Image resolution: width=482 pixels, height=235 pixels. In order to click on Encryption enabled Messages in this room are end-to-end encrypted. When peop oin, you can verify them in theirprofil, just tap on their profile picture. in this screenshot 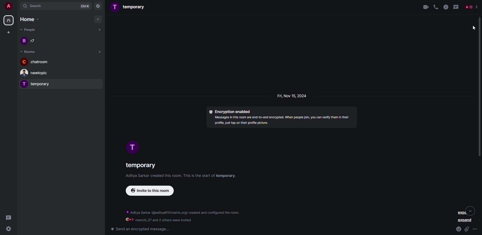, I will do `click(279, 119)`.